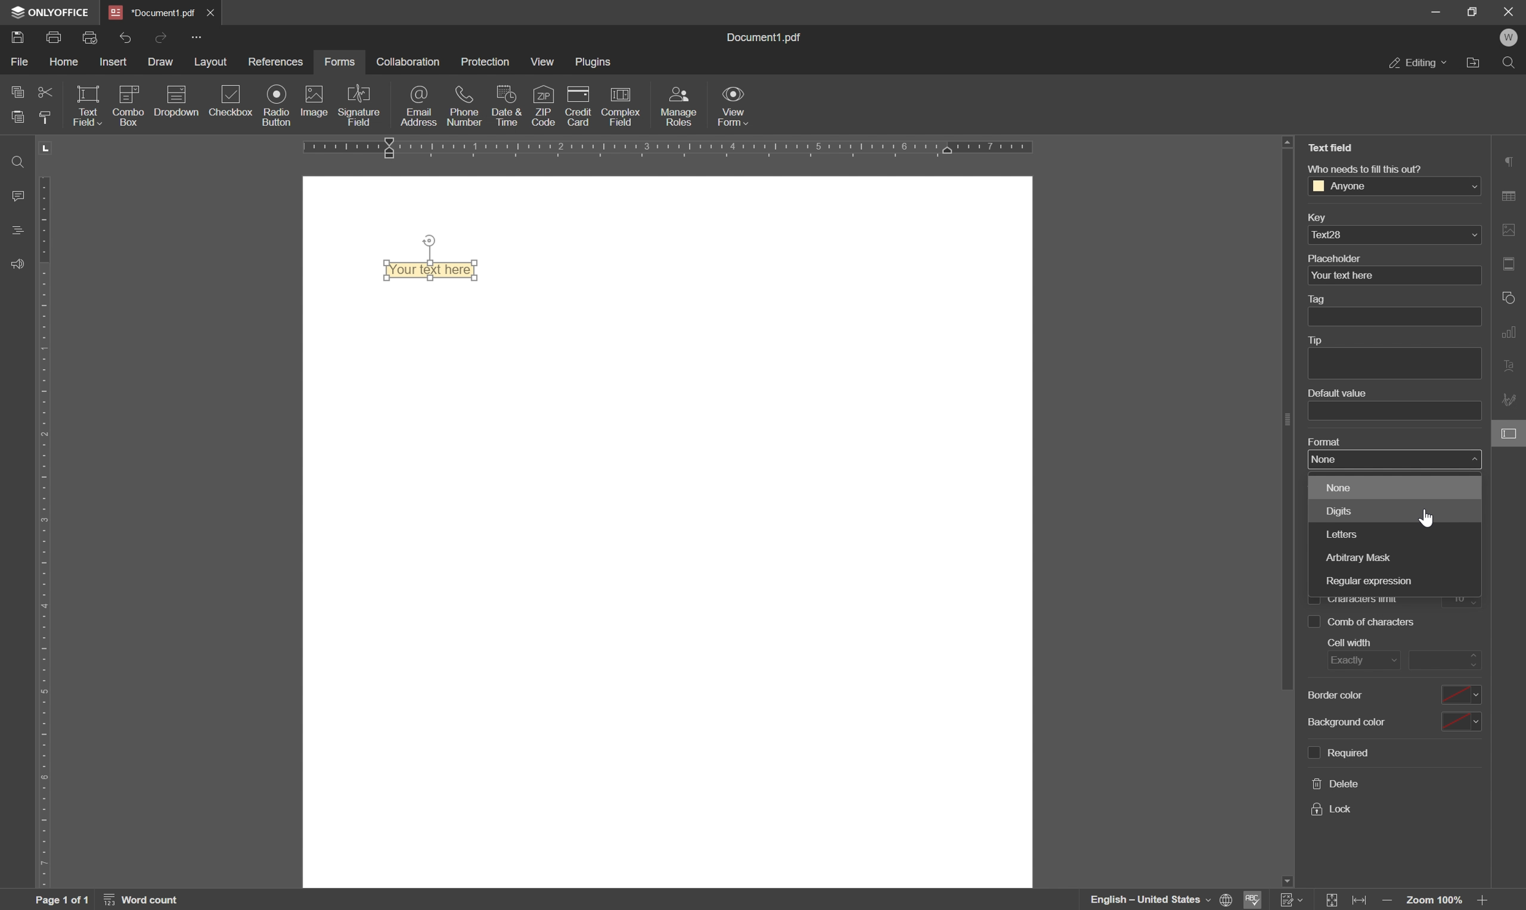 This screenshot has width=1526, height=910. Describe the element at coordinates (417, 106) in the screenshot. I see `email address` at that location.